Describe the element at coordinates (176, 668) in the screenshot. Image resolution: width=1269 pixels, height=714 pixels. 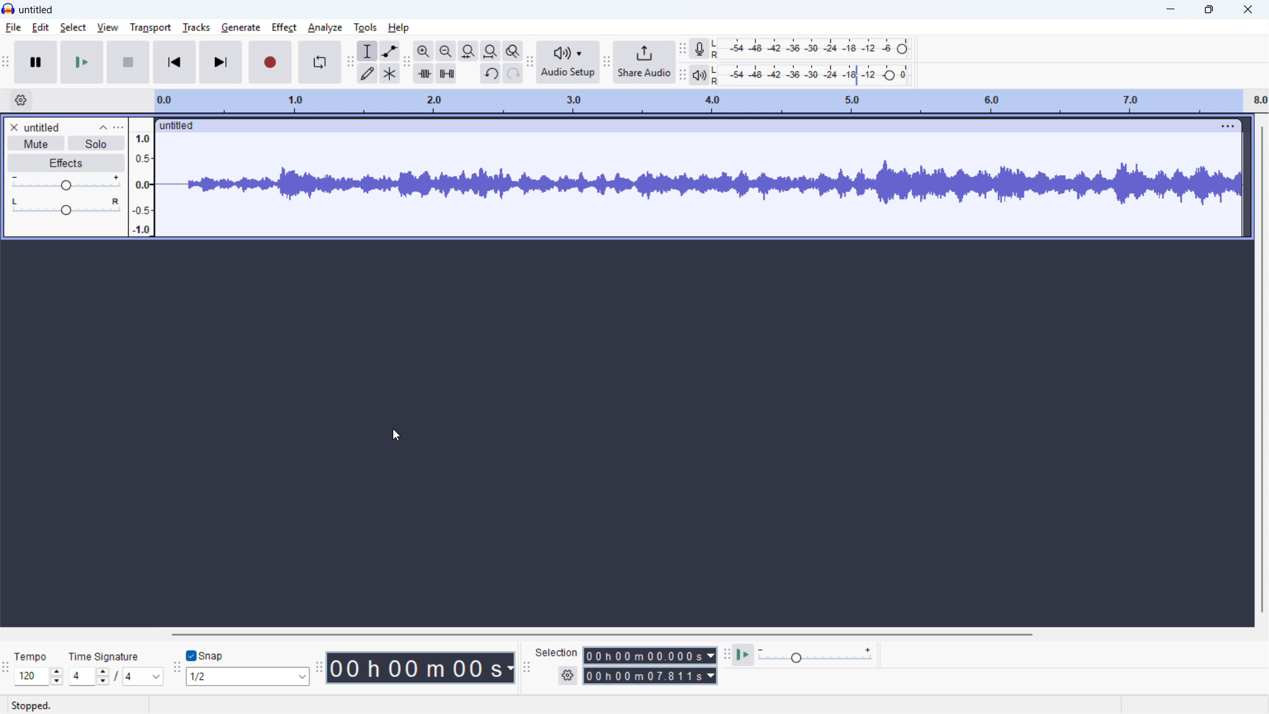
I see `snapping toolbar` at that location.